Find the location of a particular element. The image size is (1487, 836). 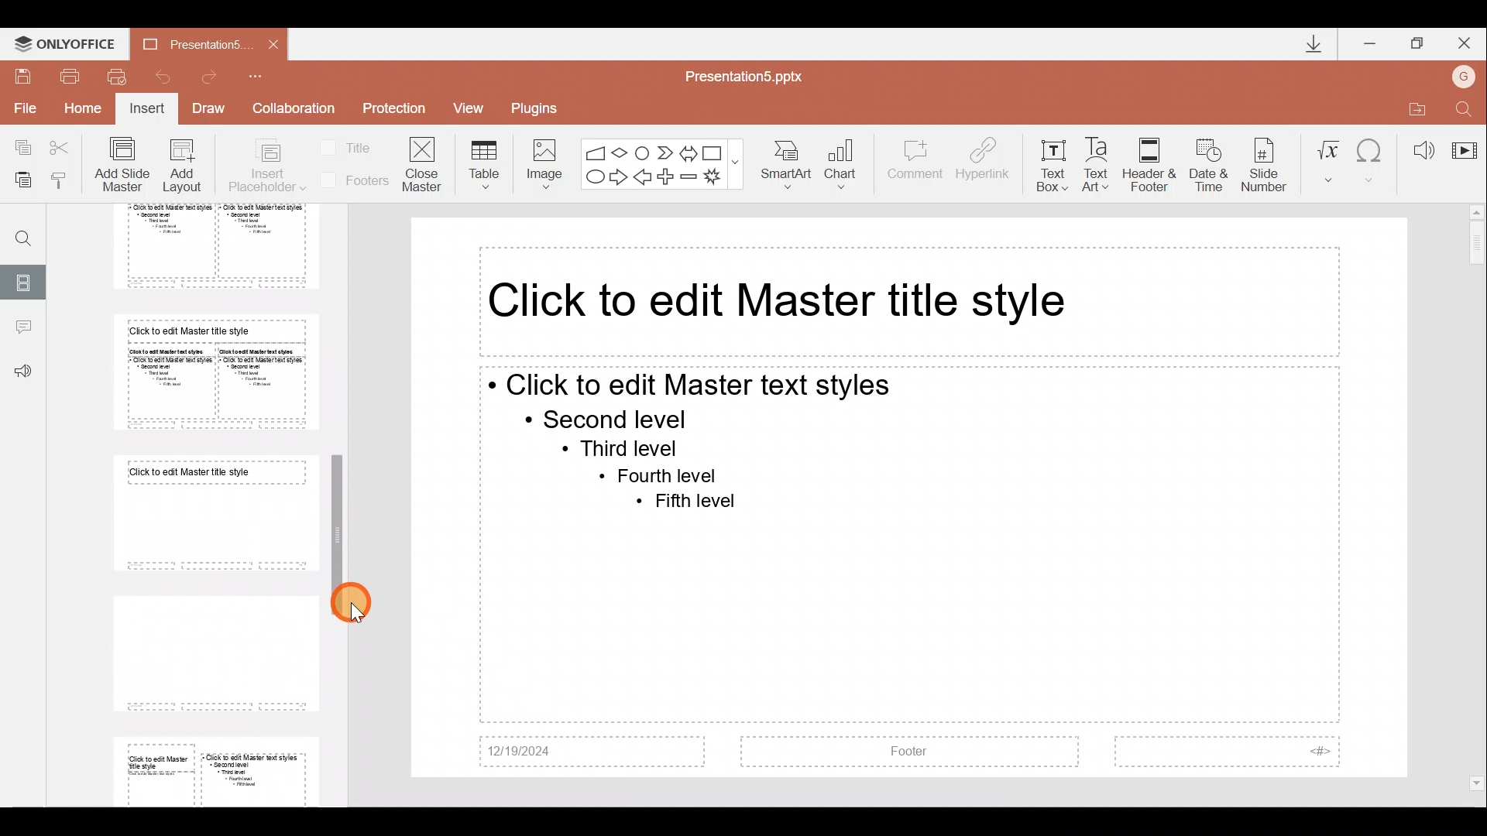

Save is located at coordinates (23, 74).